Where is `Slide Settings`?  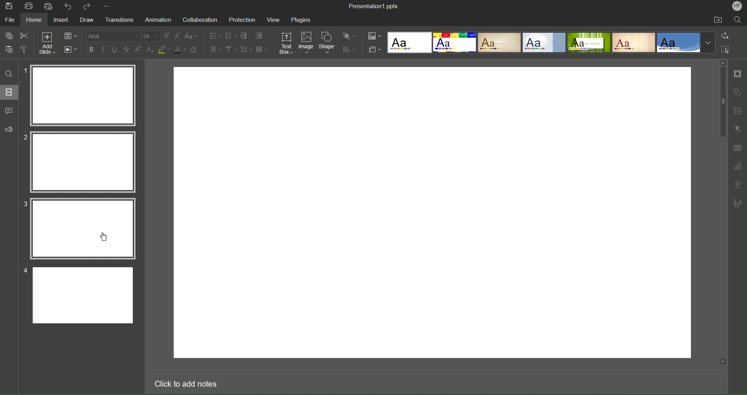
Slide Settings is located at coordinates (373, 49).